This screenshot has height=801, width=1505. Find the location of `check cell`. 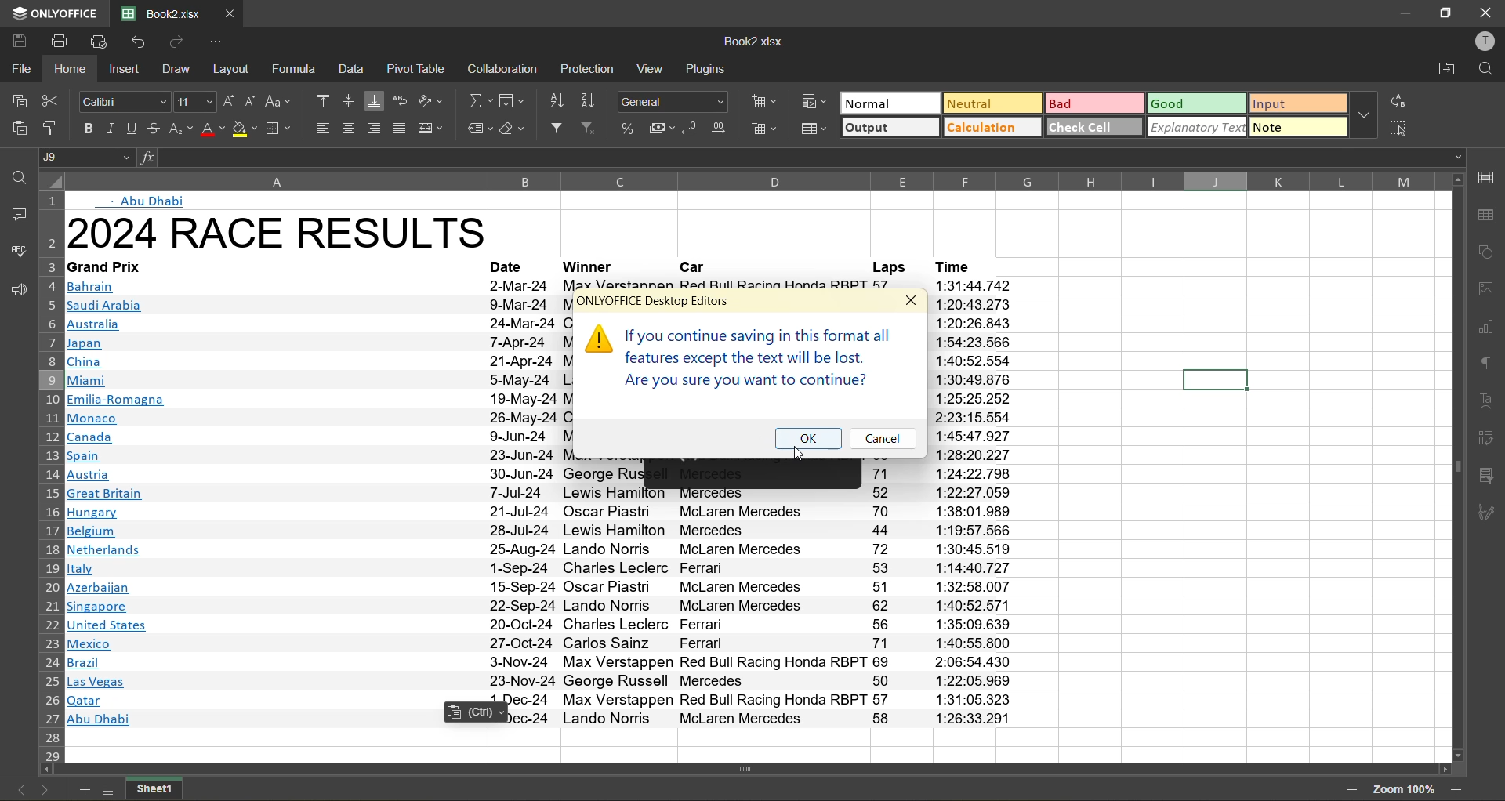

check cell is located at coordinates (1095, 127).